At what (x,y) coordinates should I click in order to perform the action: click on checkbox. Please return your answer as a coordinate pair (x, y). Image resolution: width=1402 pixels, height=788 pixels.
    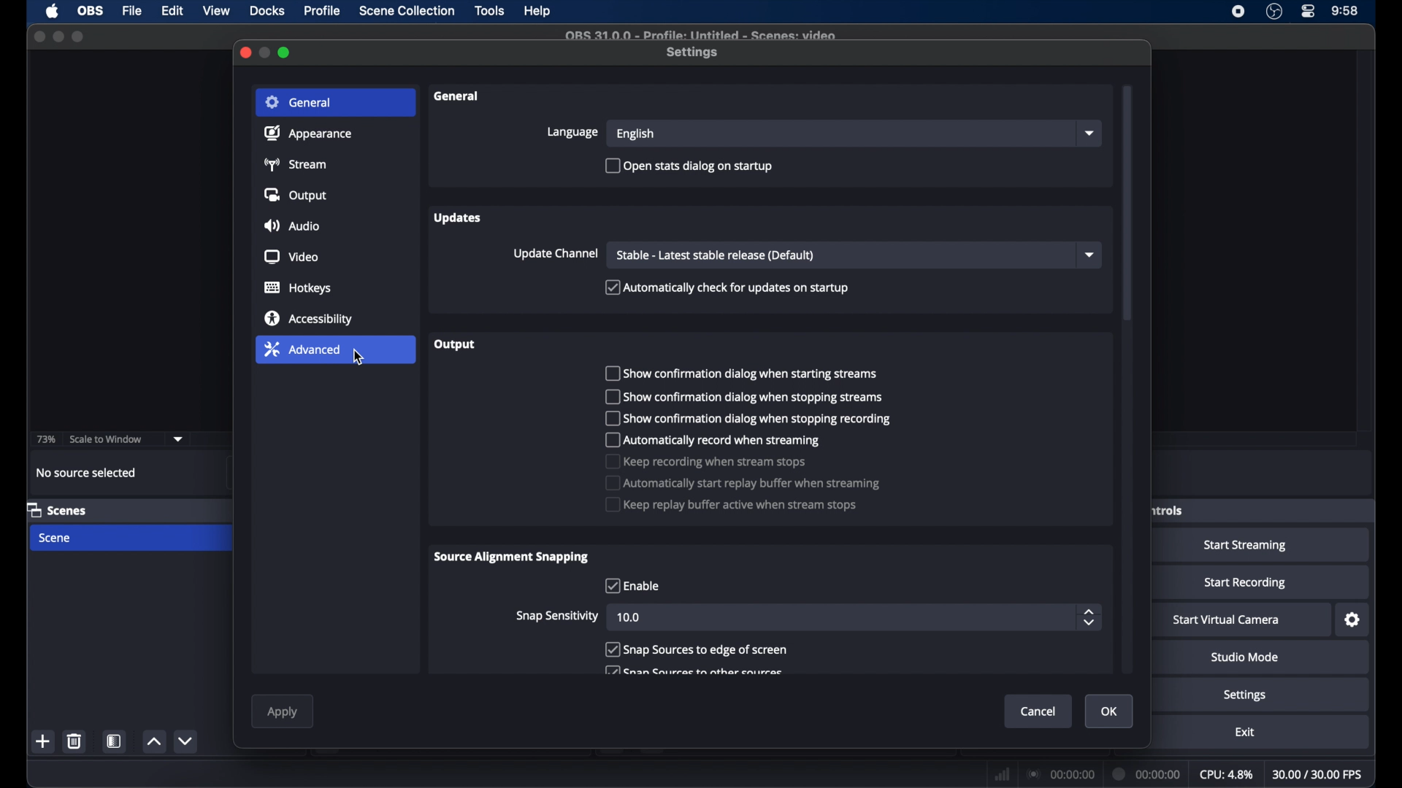
    Looking at the image, I should click on (632, 586).